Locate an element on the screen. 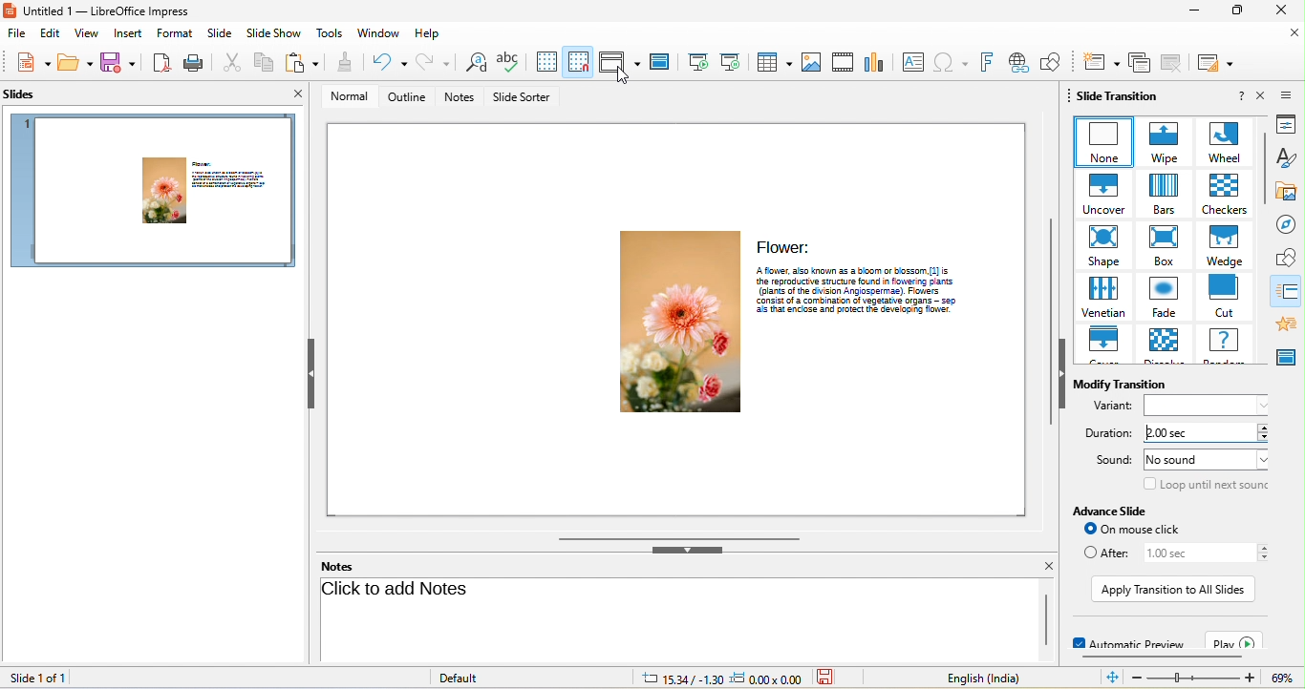  normal is located at coordinates (347, 97).